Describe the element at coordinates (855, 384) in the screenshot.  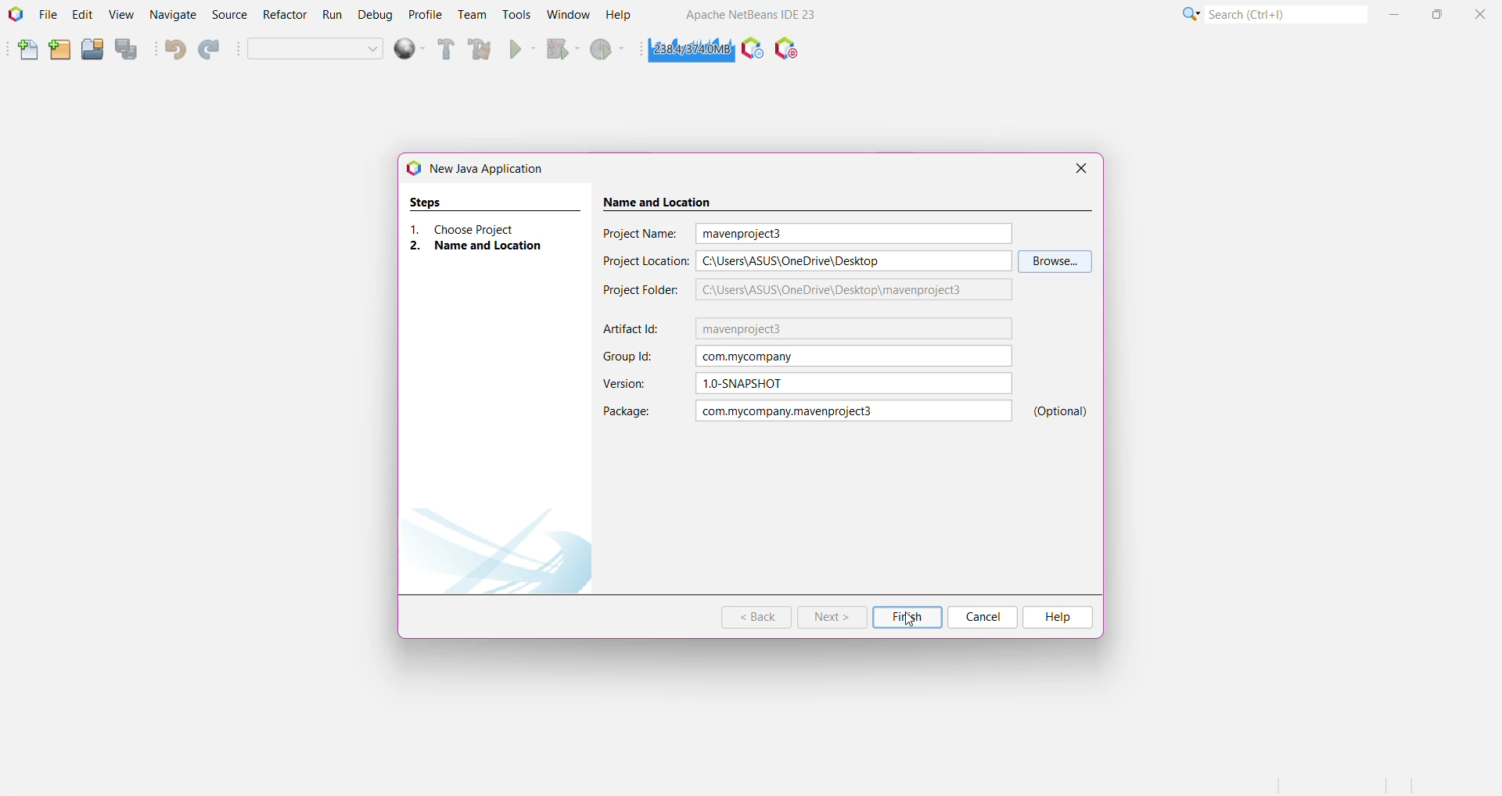
I see `Selected Version Name` at that location.